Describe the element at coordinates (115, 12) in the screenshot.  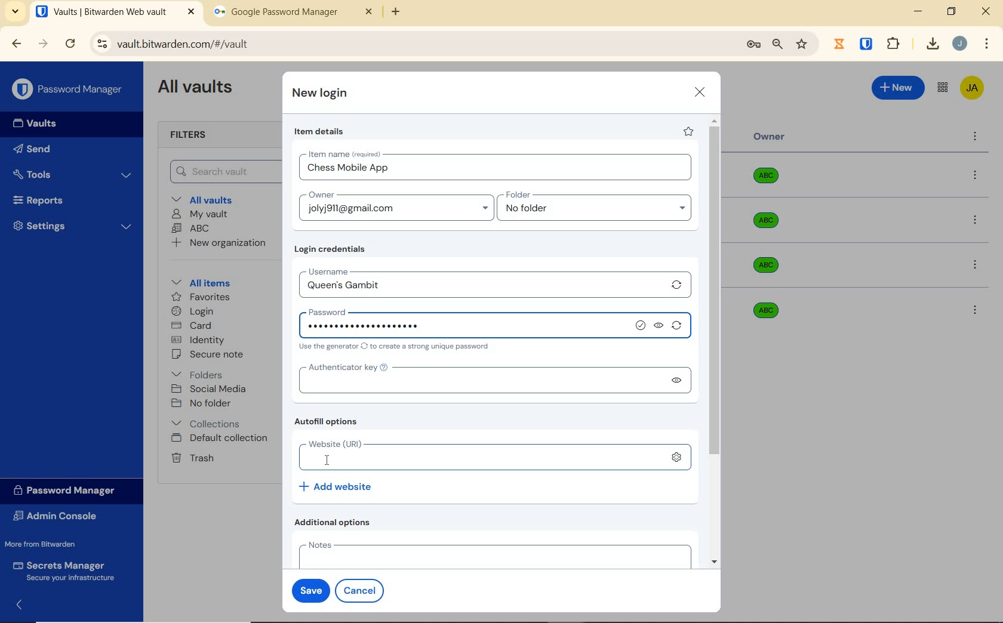
I see `open tab` at that location.